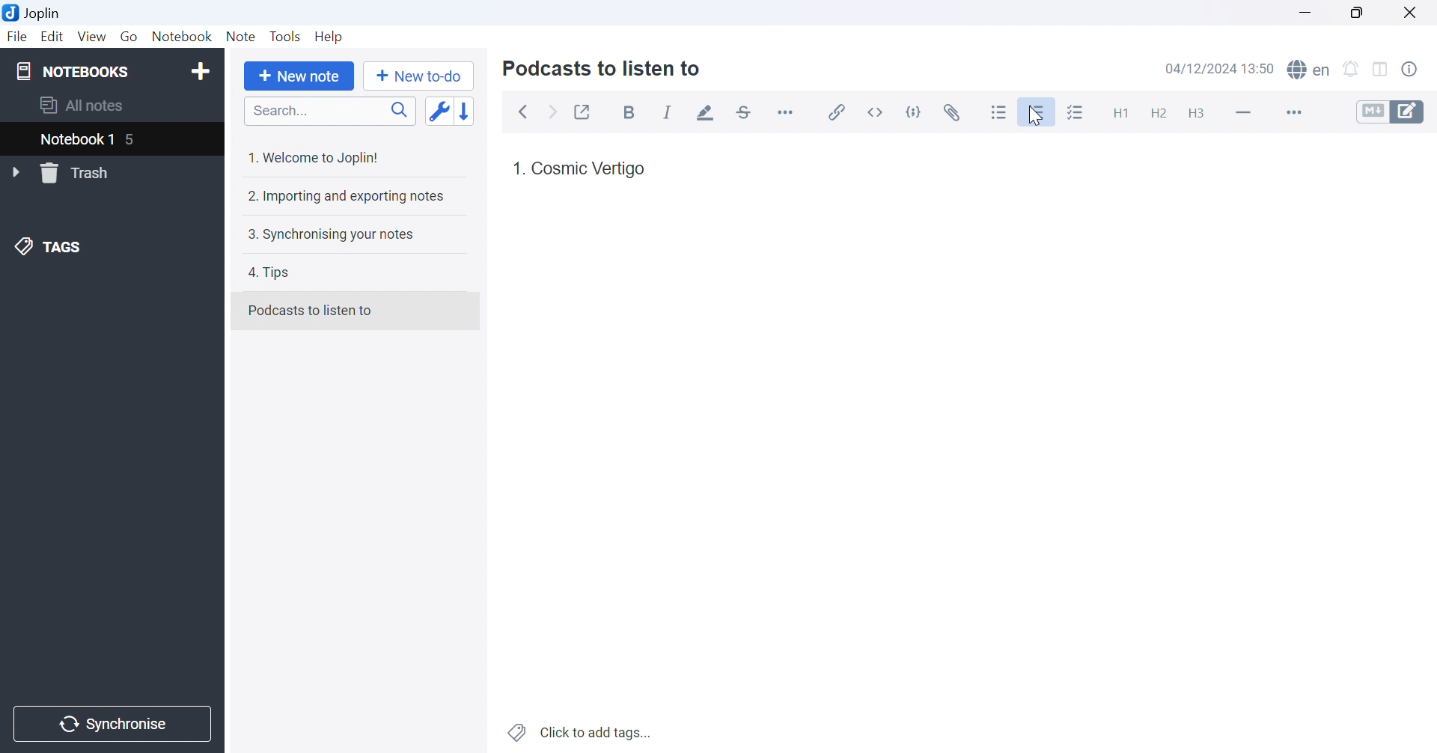 Image resolution: width=1437 pixels, height=753 pixels. Describe the element at coordinates (1036, 115) in the screenshot. I see `Cursor` at that location.